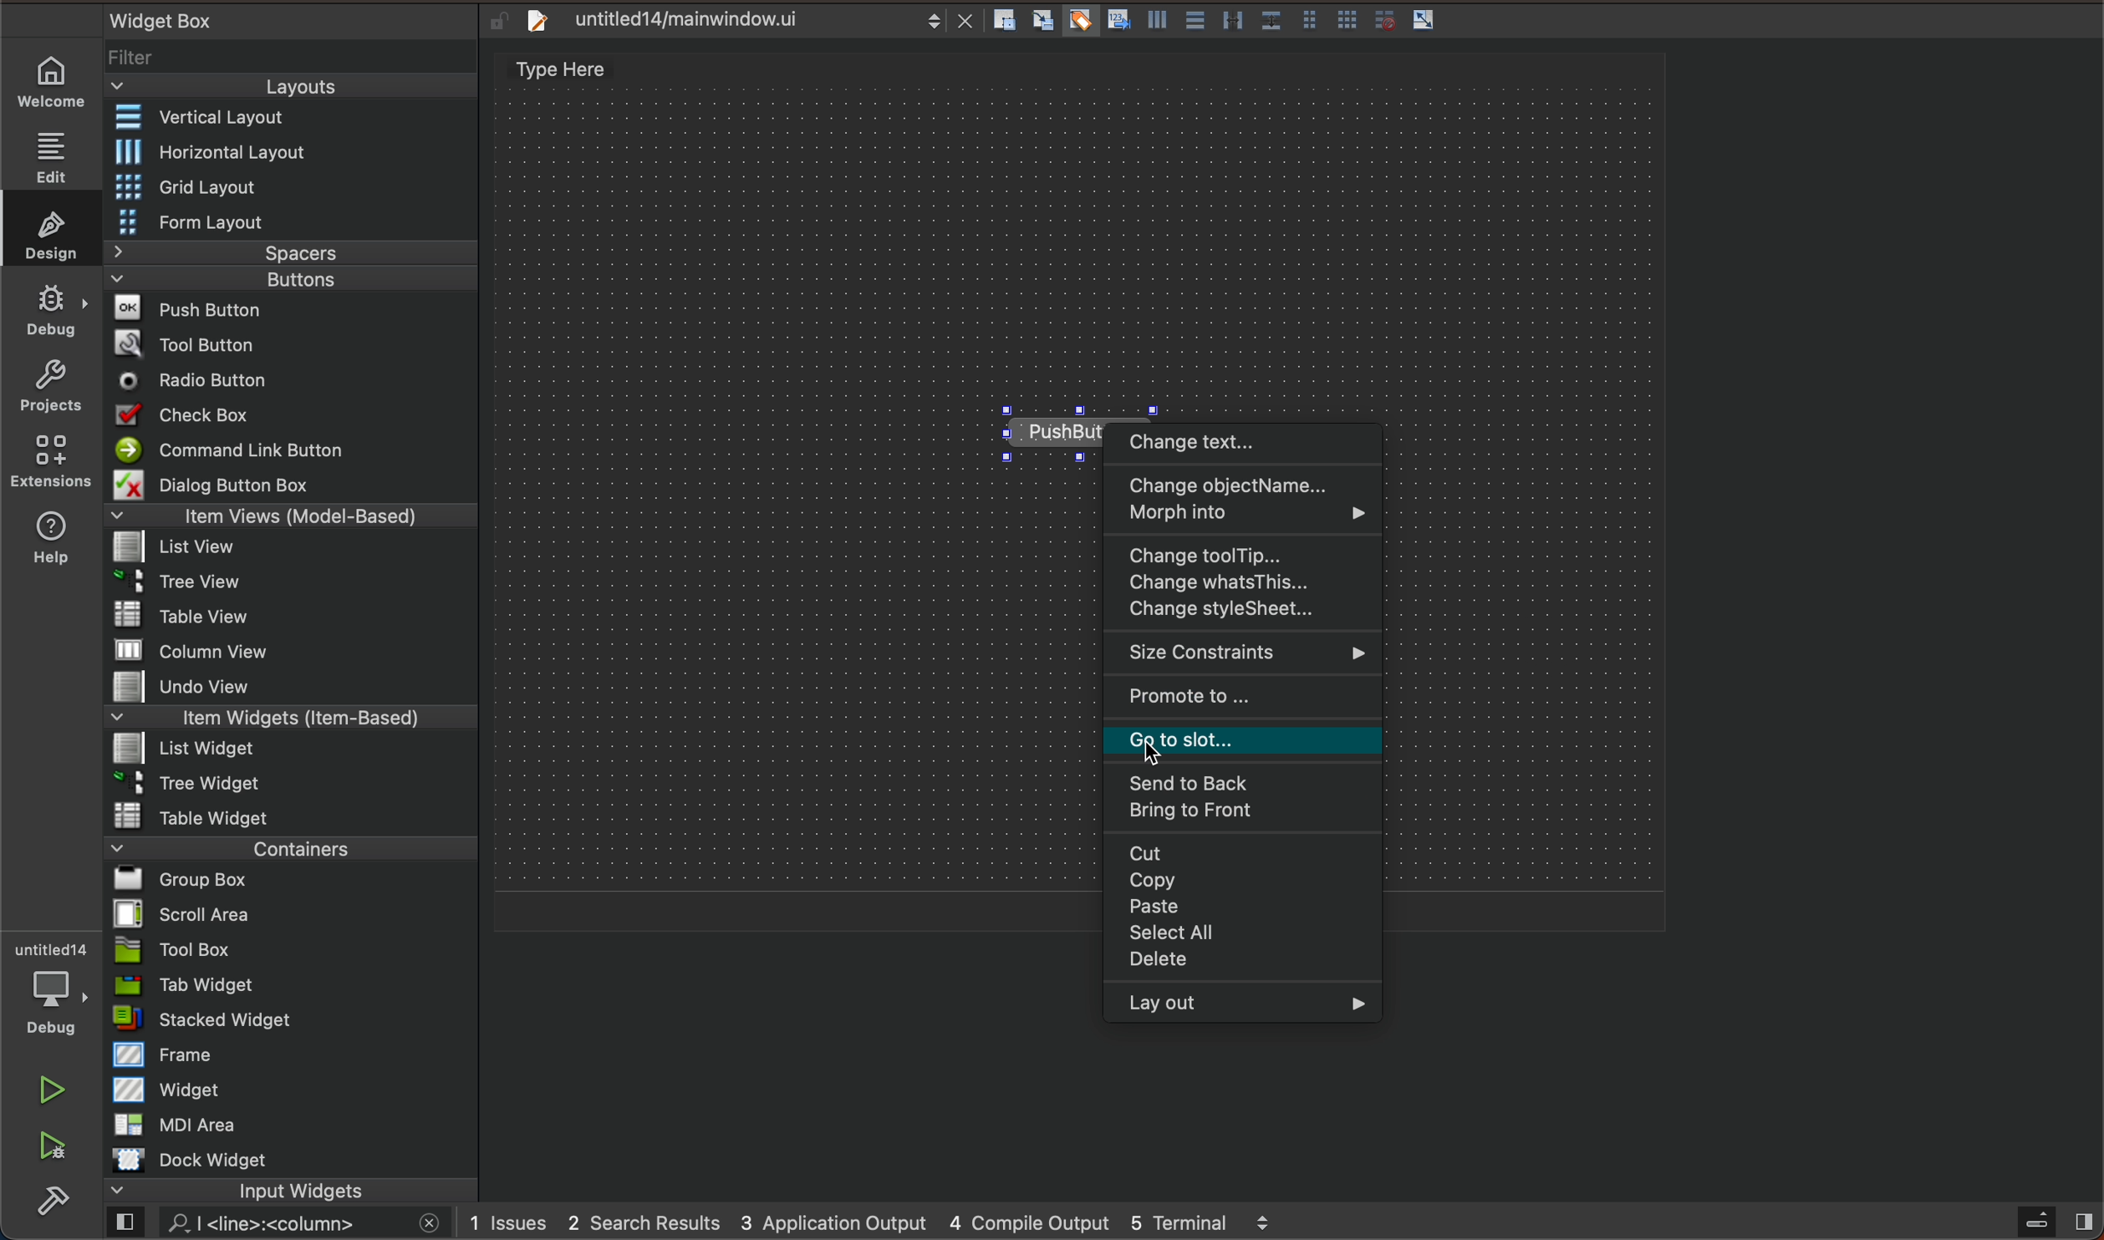  Describe the element at coordinates (48, 313) in the screenshot. I see `DE` at that location.